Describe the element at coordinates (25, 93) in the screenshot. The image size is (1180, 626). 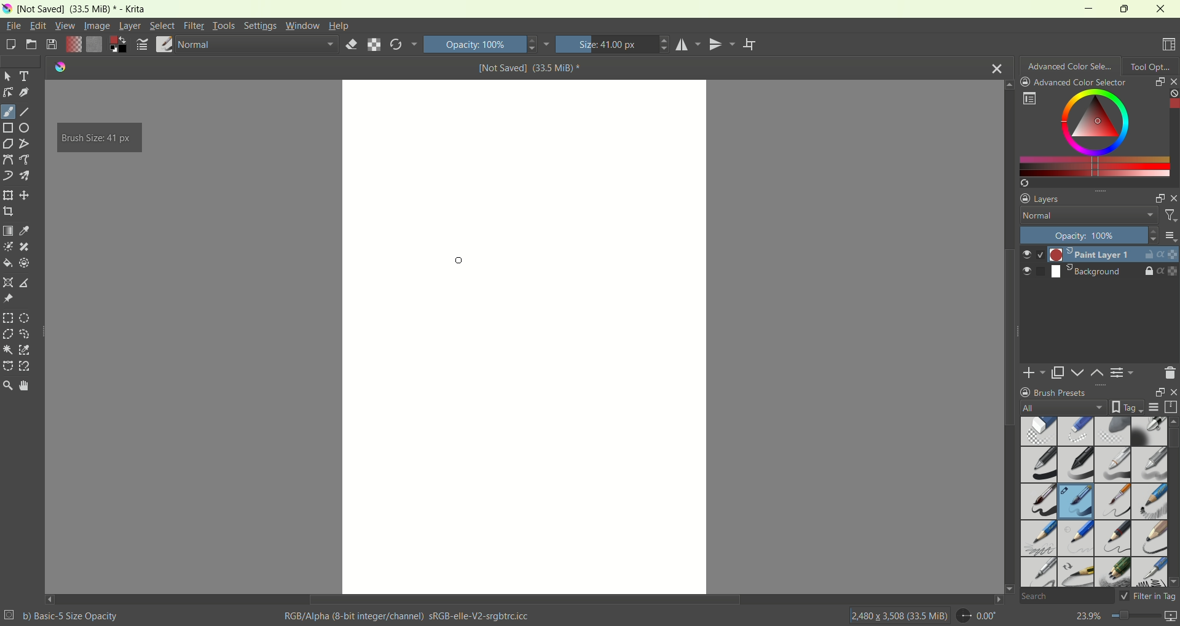
I see `calligraphy` at that location.